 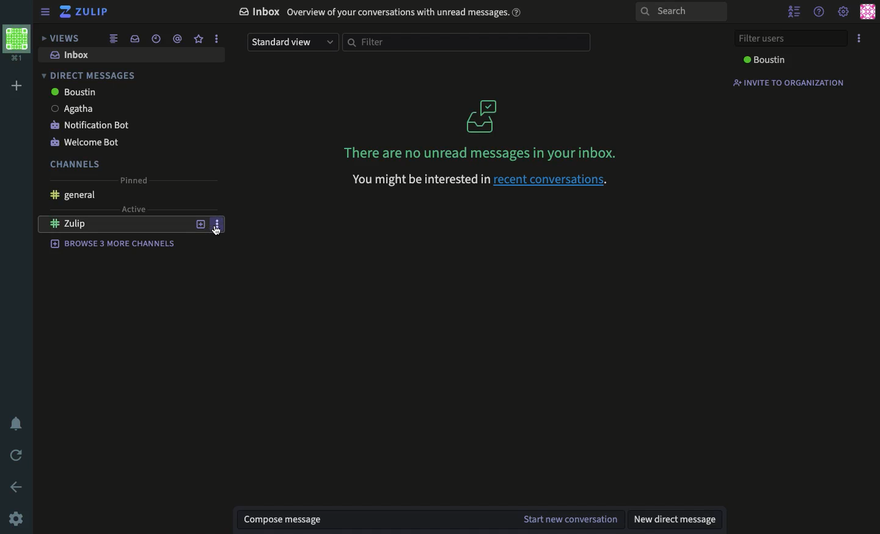 What do you see at coordinates (285, 519) in the screenshot?
I see `compose message` at bounding box center [285, 519].